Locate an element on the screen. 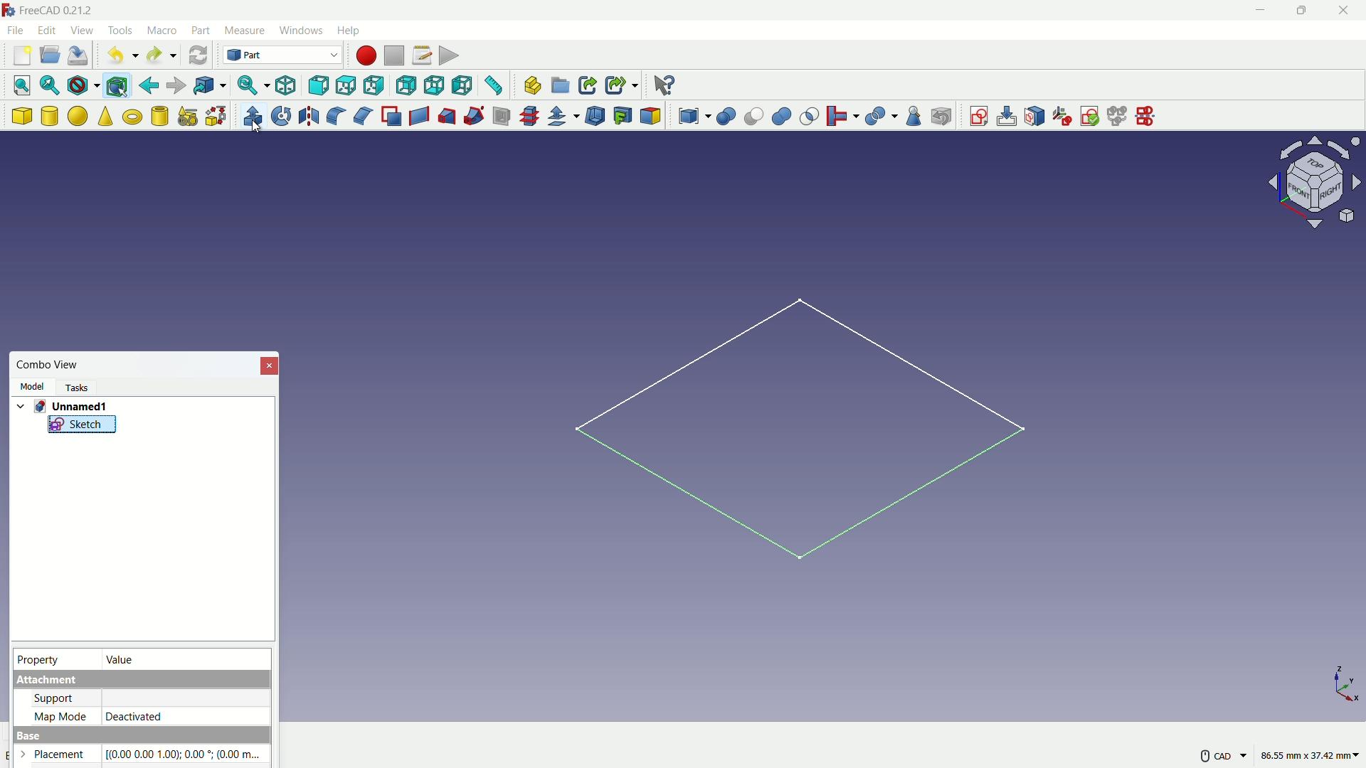  make face from wires is located at coordinates (392, 116).